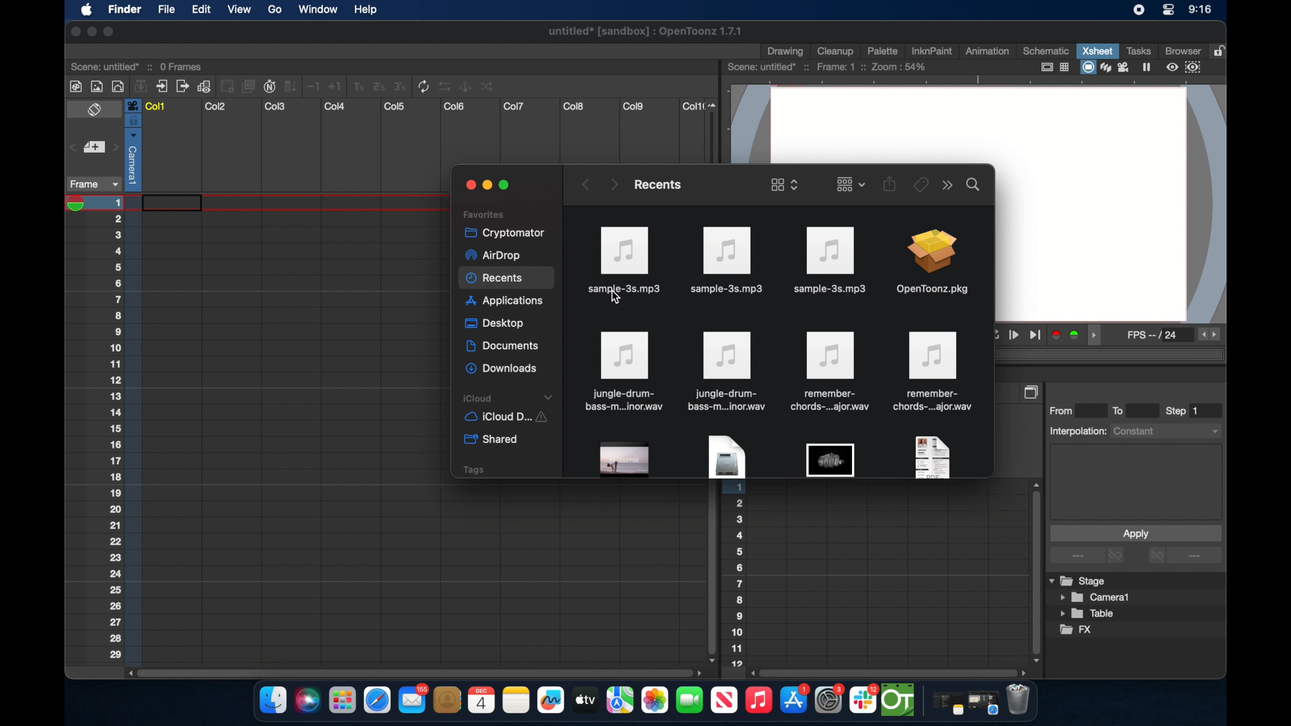  What do you see at coordinates (90, 32) in the screenshot?
I see `minimize` at bounding box center [90, 32].